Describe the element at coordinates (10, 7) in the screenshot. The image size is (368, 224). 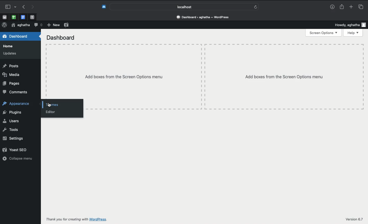
I see `Sidebar` at that location.